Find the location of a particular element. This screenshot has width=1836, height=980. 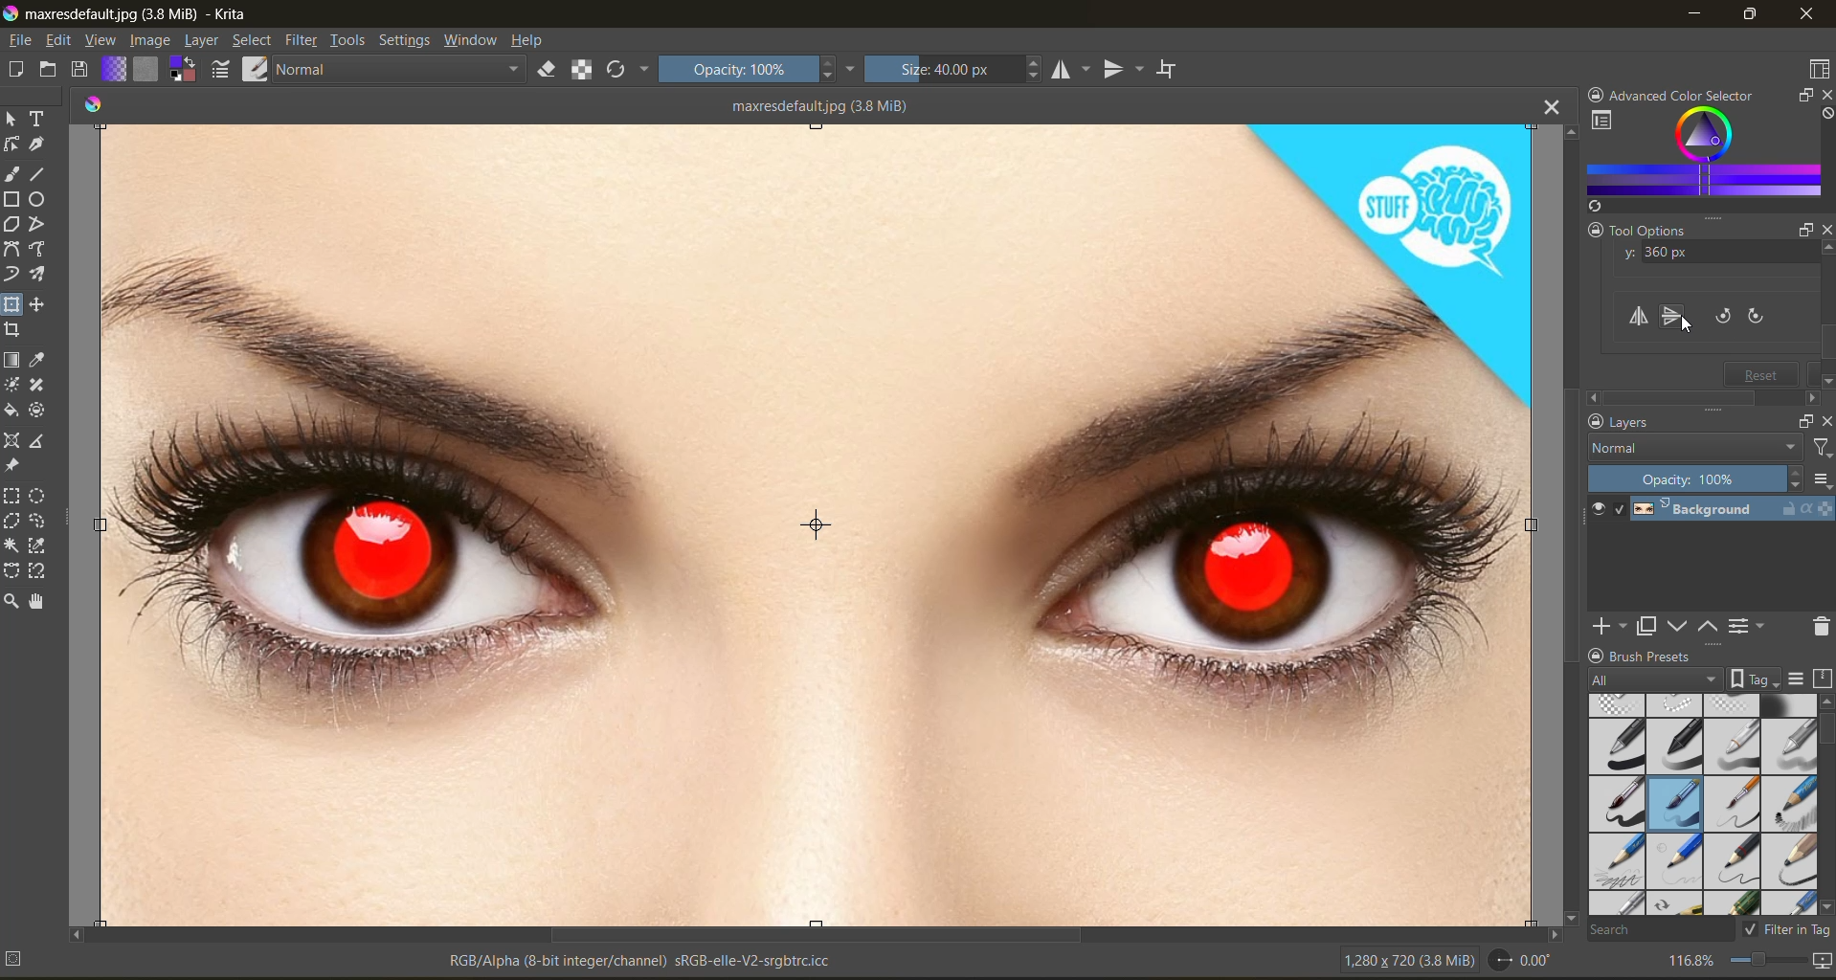

file is located at coordinates (17, 40).